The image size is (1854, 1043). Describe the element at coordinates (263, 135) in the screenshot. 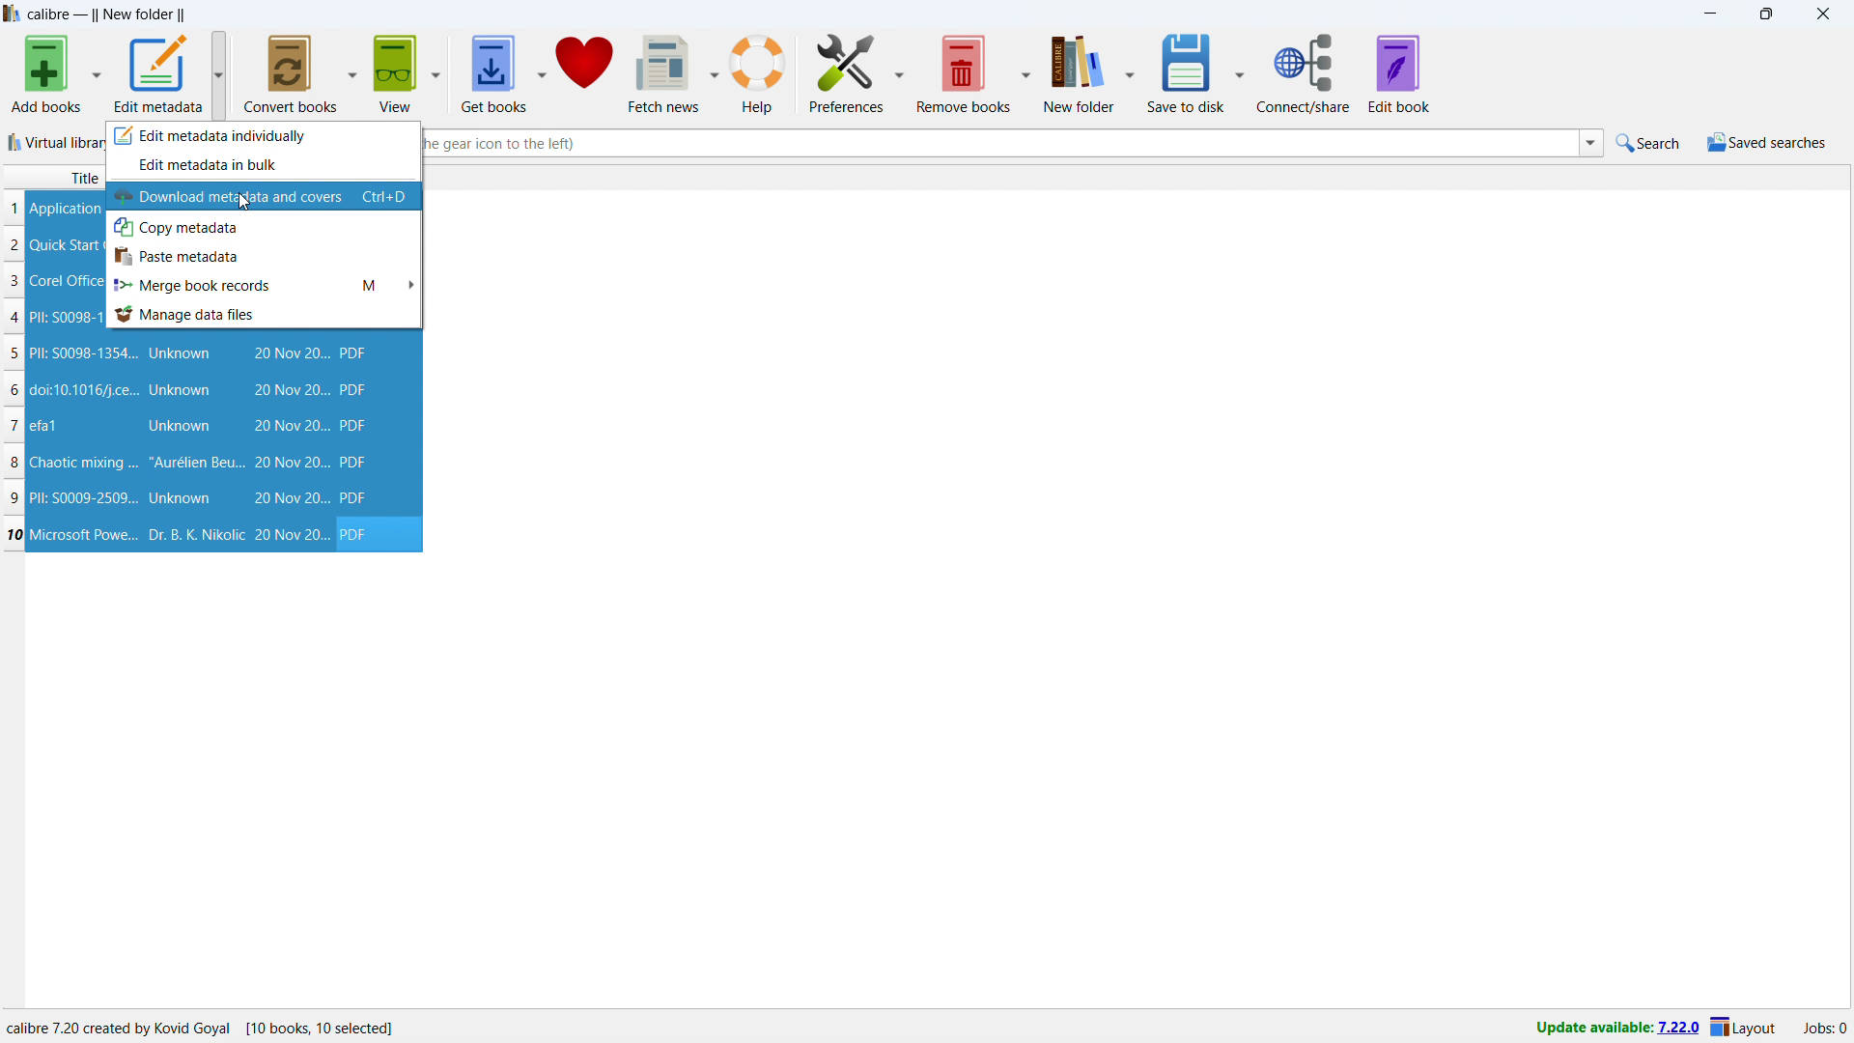

I see `edit metadata individually` at that location.